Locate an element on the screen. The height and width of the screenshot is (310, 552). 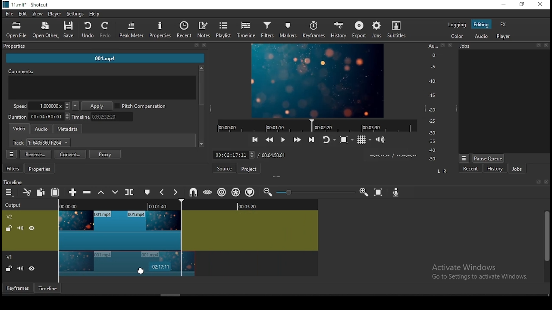
split at playhead is located at coordinates (130, 192).